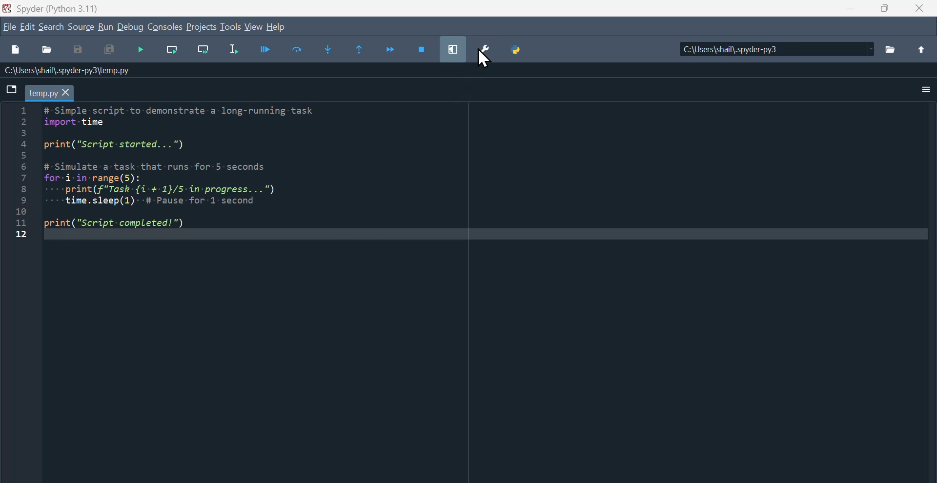 The width and height of the screenshot is (937, 483). I want to click on Consoles, so click(165, 26).